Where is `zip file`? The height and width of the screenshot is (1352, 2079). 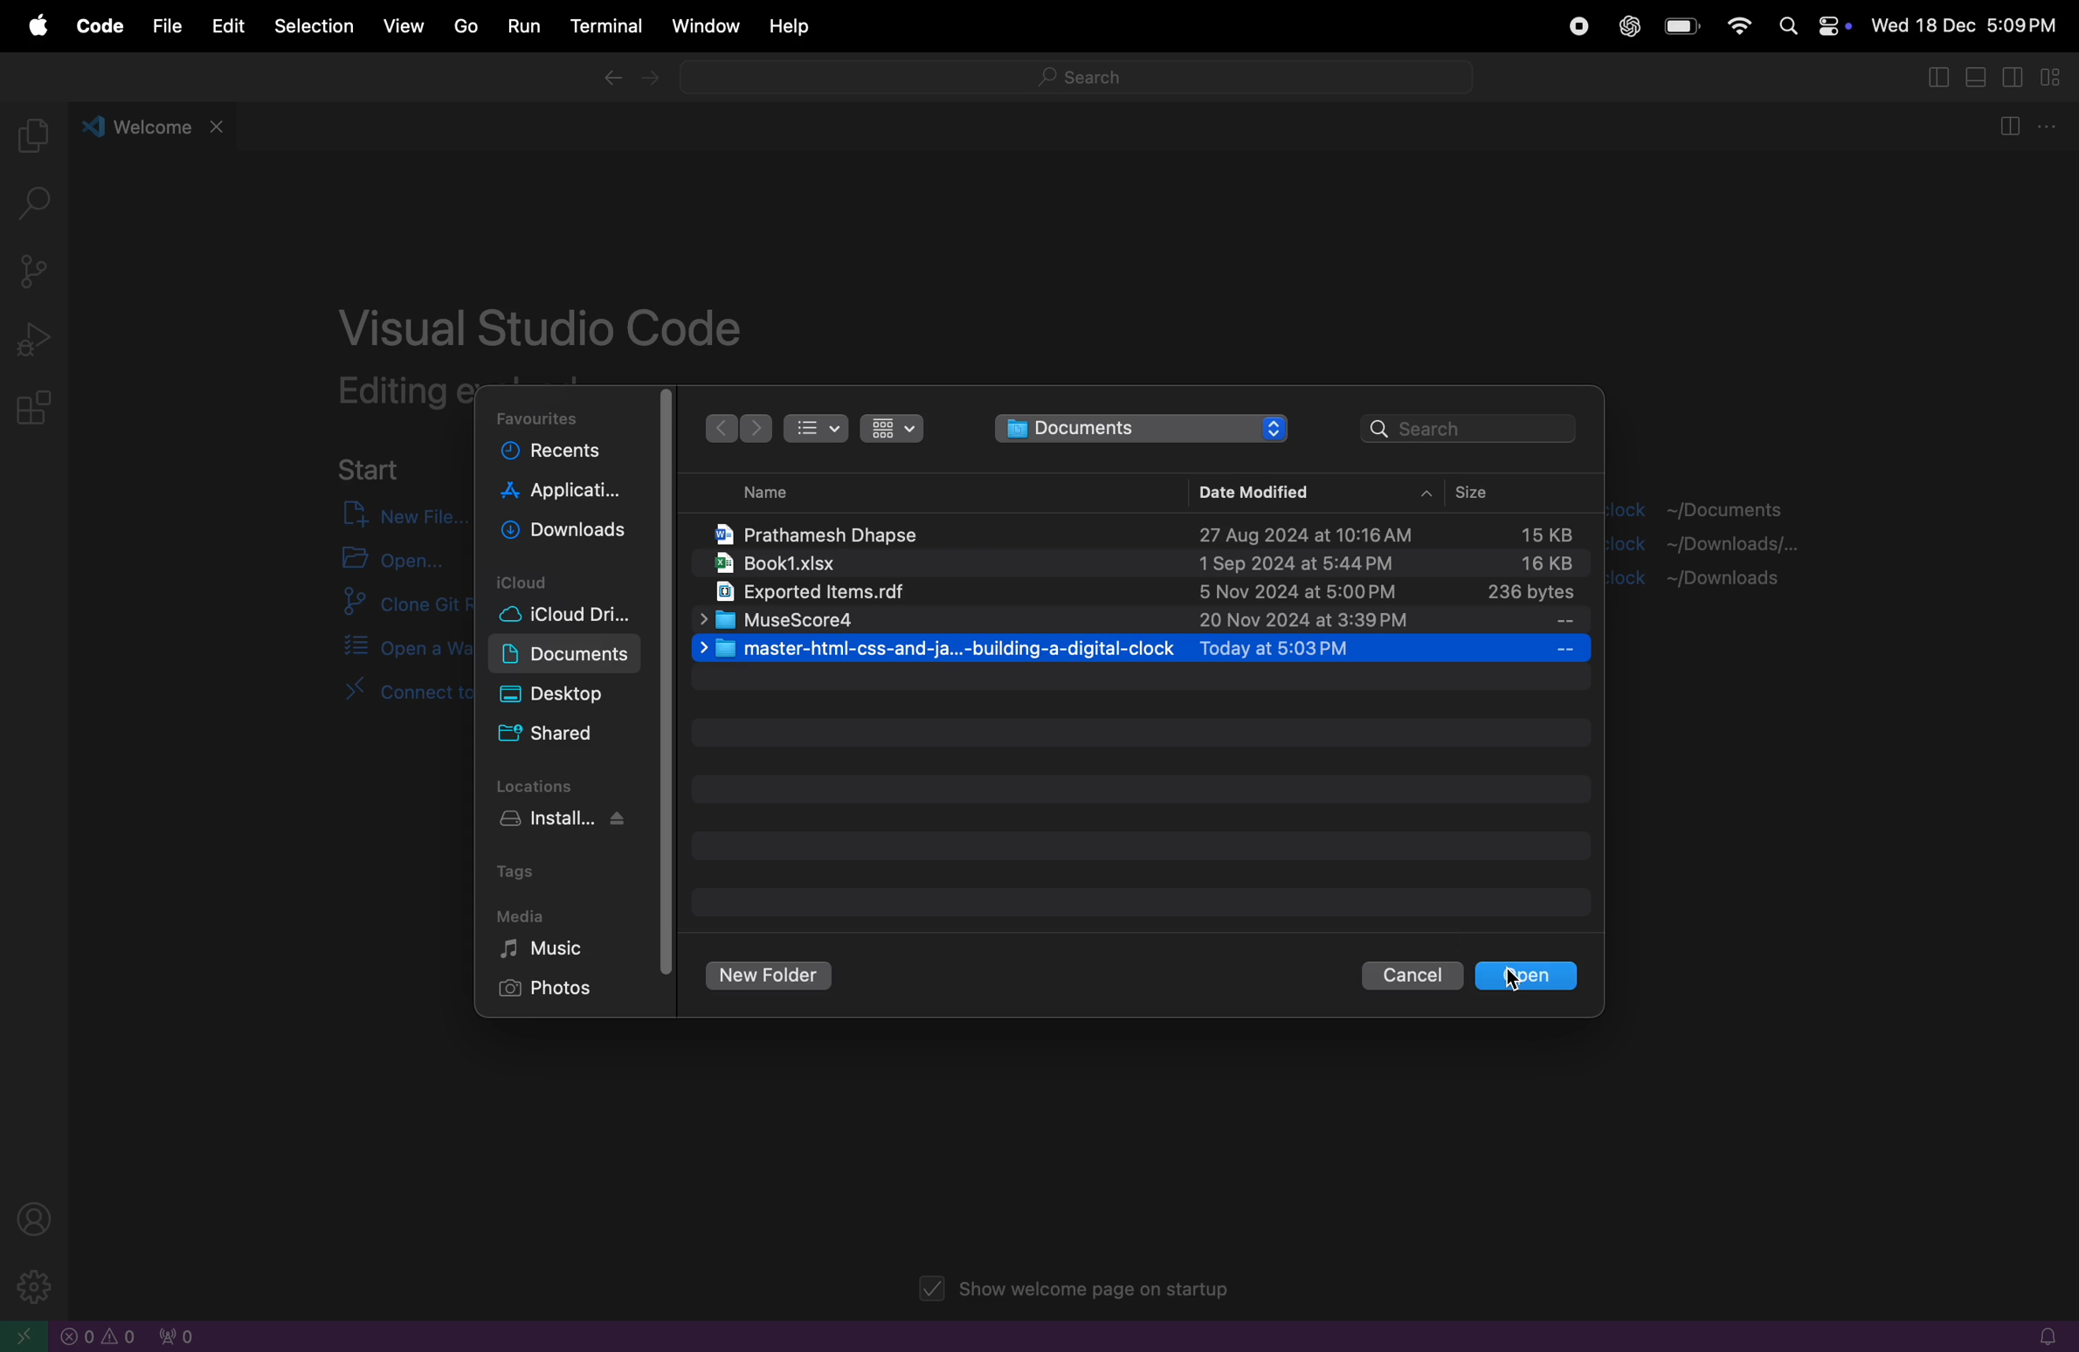 zip file is located at coordinates (1136, 594).